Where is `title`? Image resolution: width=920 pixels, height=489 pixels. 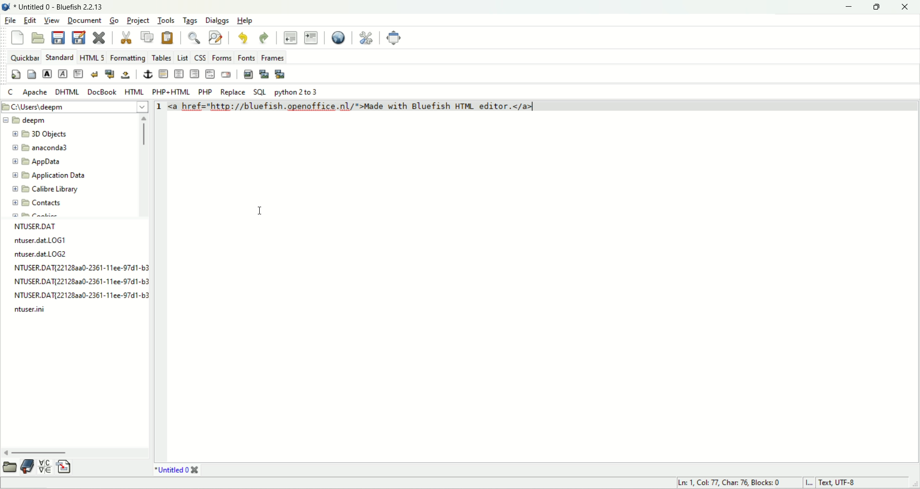
title is located at coordinates (61, 8).